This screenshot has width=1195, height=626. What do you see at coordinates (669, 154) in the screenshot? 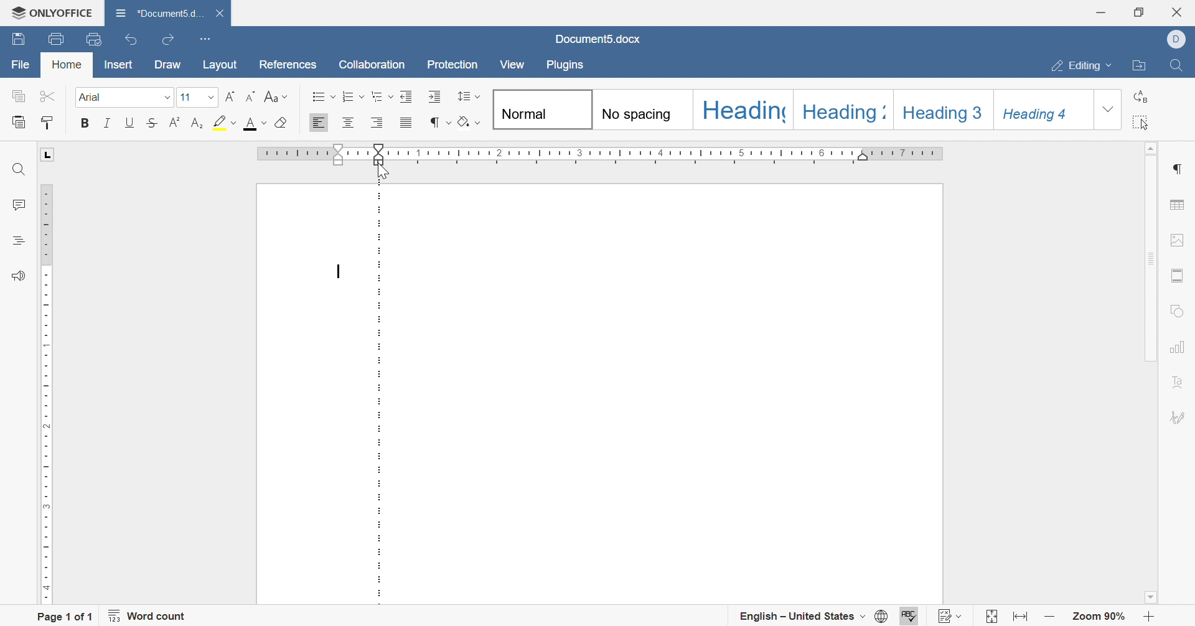
I see `ruler` at bounding box center [669, 154].